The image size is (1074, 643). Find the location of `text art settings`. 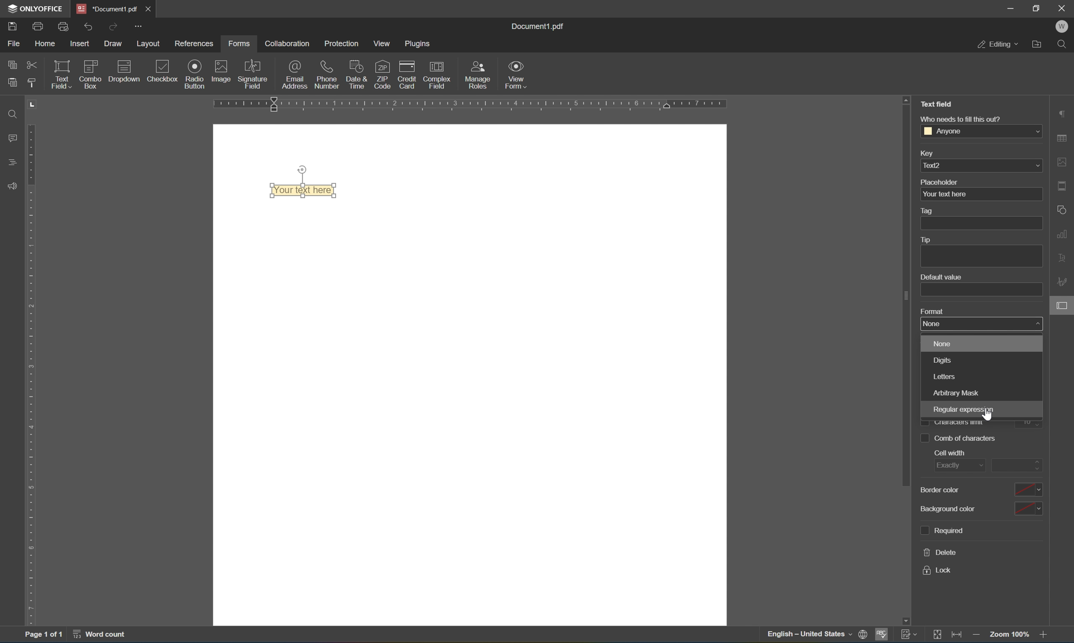

text art settings is located at coordinates (1062, 260).